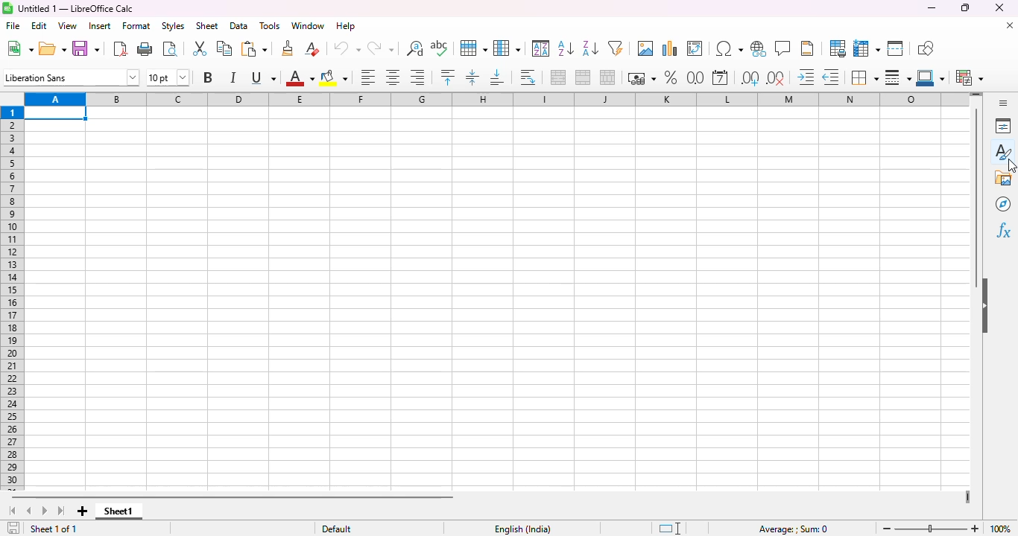 This screenshot has height=536, width=1018. I want to click on zoom factor, so click(1000, 529).